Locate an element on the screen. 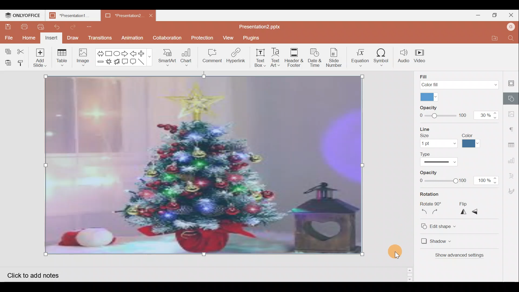 The image size is (519, 292). Cut is located at coordinates (22, 50).